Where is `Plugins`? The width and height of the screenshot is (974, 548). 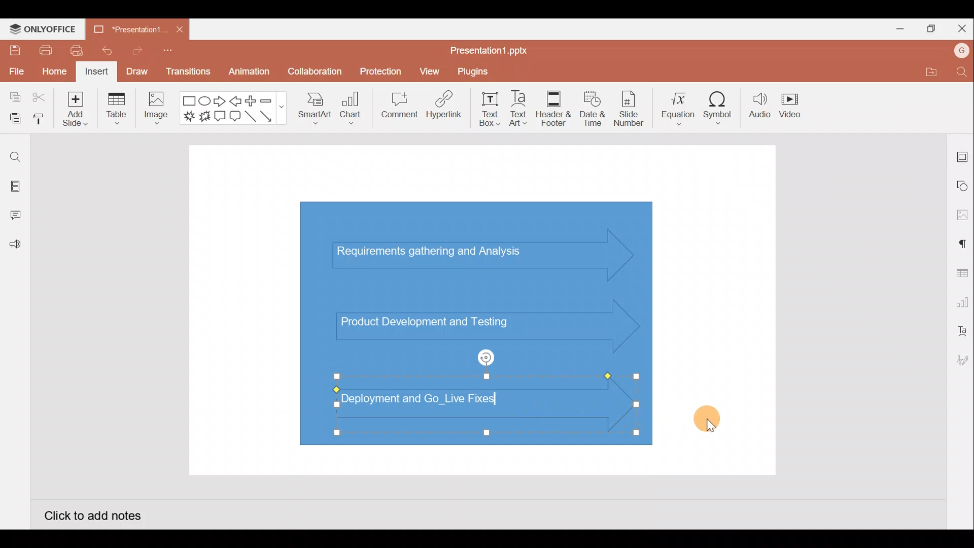
Plugins is located at coordinates (480, 70).